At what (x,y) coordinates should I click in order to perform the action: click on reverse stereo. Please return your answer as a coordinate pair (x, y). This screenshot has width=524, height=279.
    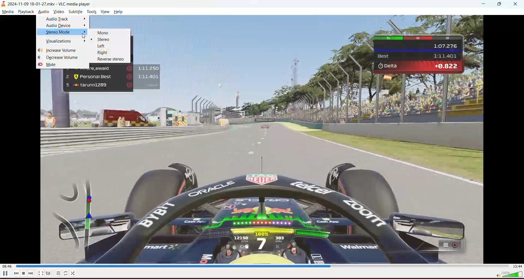
    Looking at the image, I should click on (109, 60).